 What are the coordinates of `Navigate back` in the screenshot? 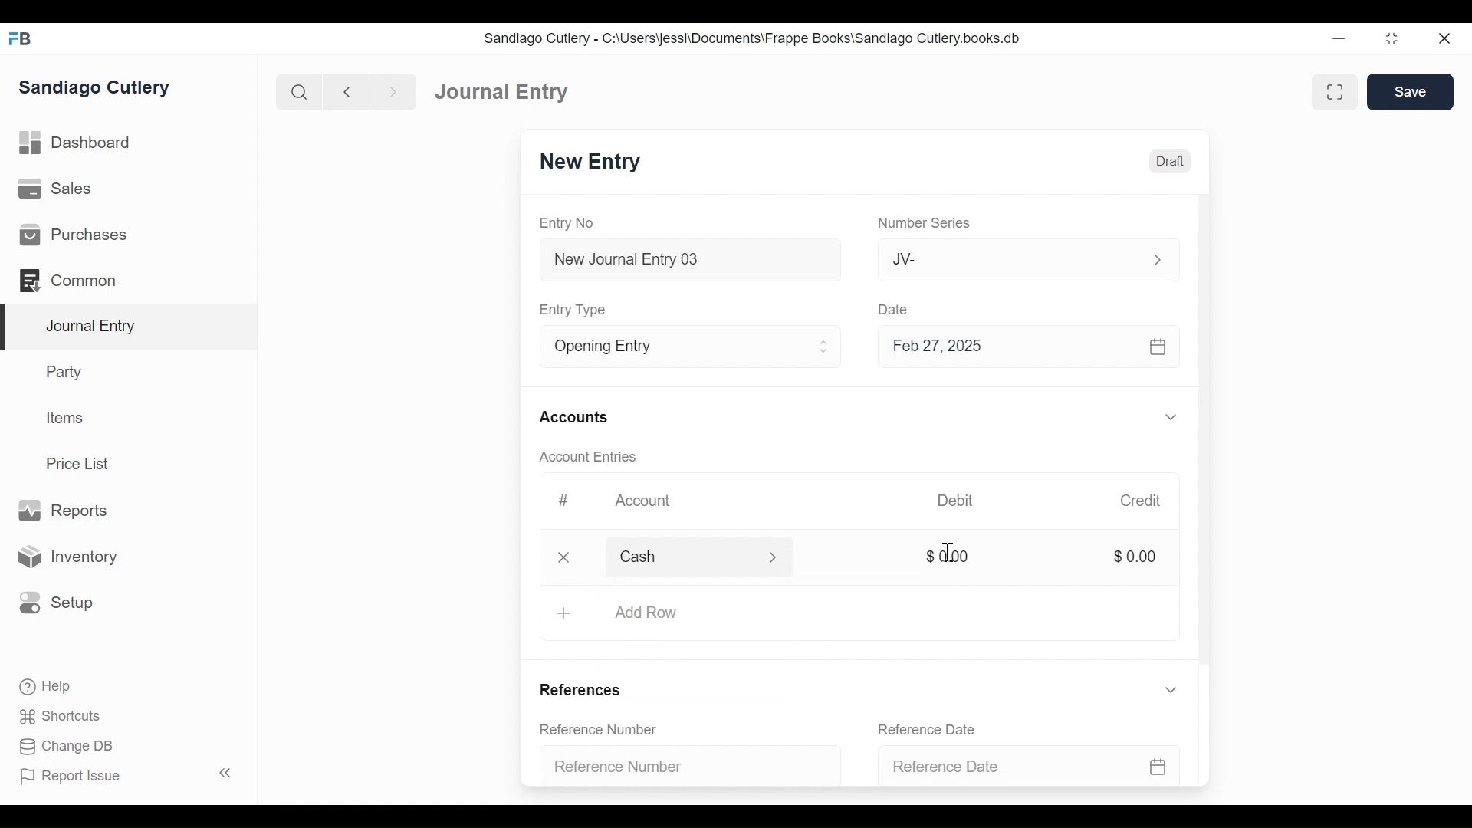 It's located at (345, 92).